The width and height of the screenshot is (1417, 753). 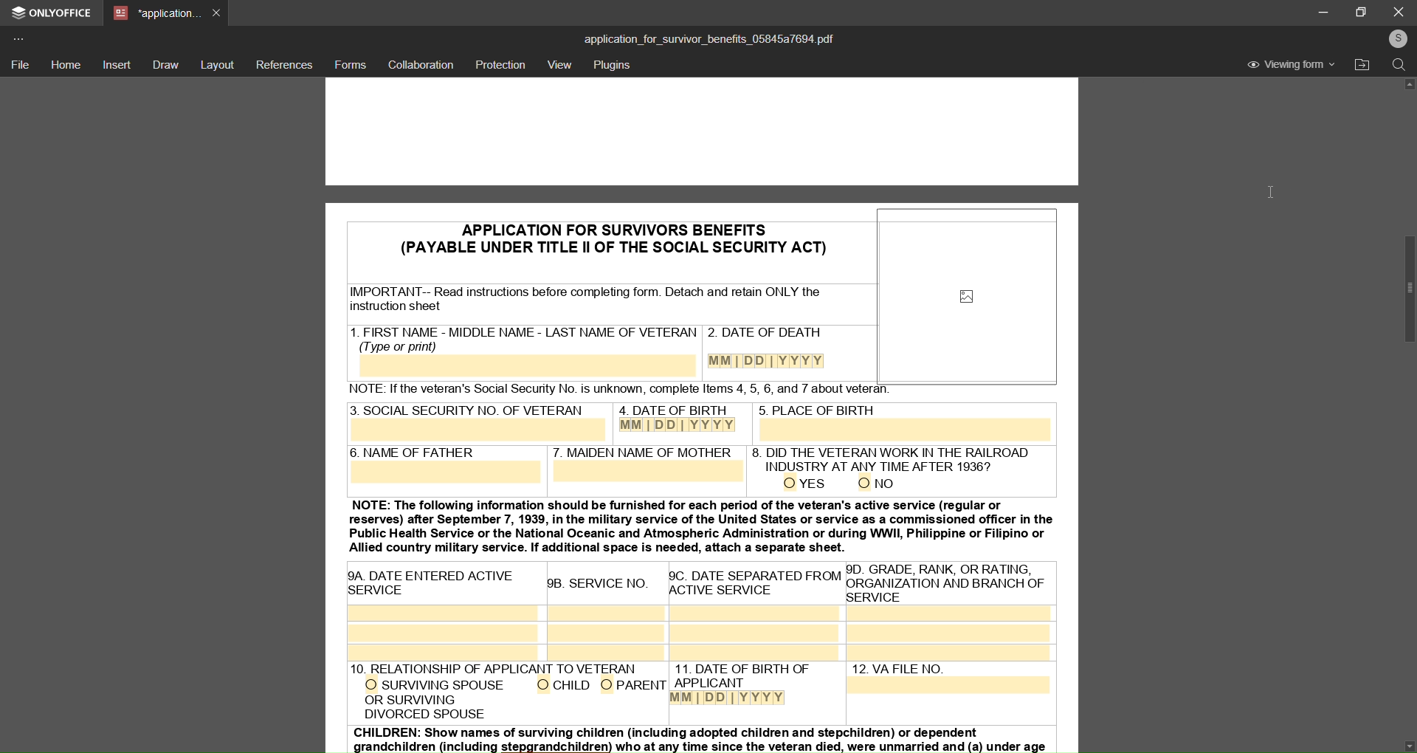 What do you see at coordinates (974, 569) in the screenshot?
I see `PDF of application for survivors benefits` at bounding box center [974, 569].